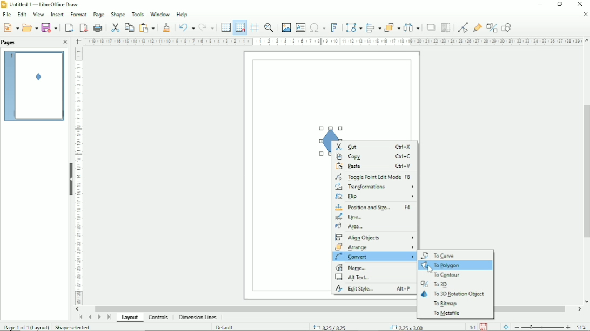  Describe the element at coordinates (374, 188) in the screenshot. I see `Transformations` at that location.